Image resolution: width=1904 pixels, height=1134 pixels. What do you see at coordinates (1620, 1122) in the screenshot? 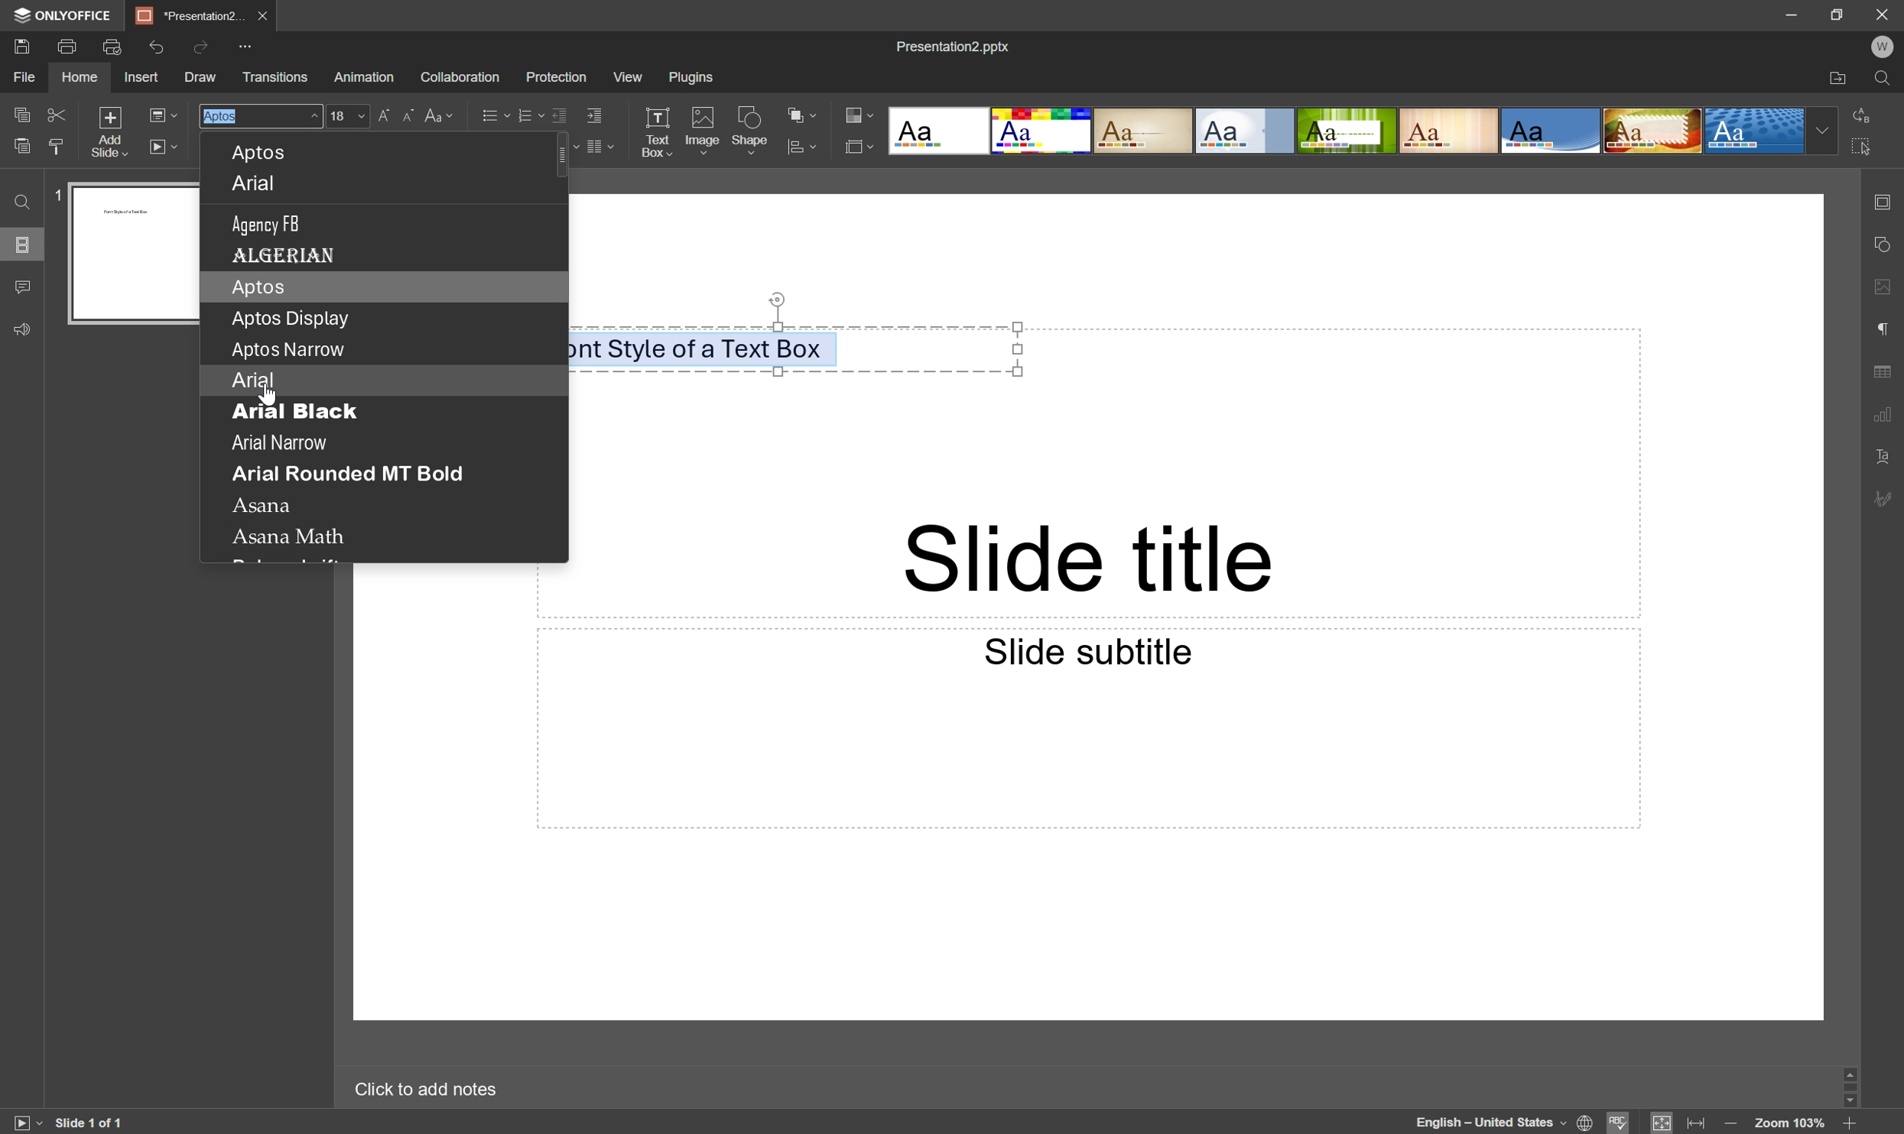
I see `Spell Checking` at bounding box center [1620, 1122].